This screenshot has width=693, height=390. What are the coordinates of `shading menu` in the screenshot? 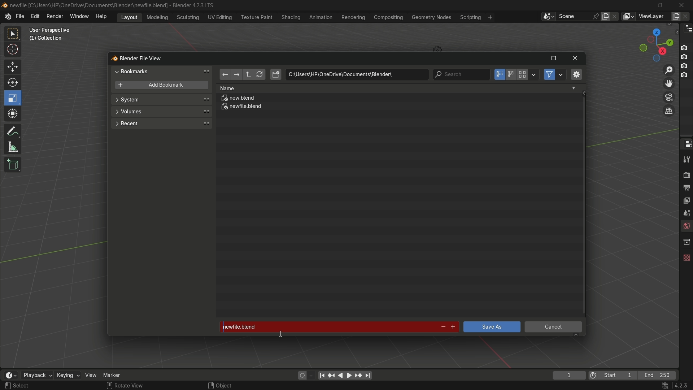 It's located at (290, 17).